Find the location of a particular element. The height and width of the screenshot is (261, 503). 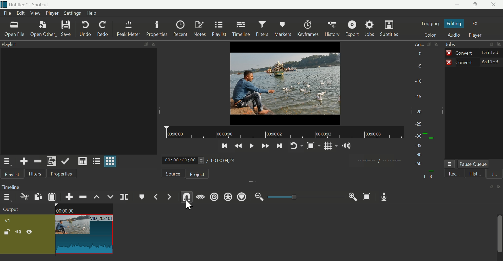

FX is located at coordinates (477, 24).